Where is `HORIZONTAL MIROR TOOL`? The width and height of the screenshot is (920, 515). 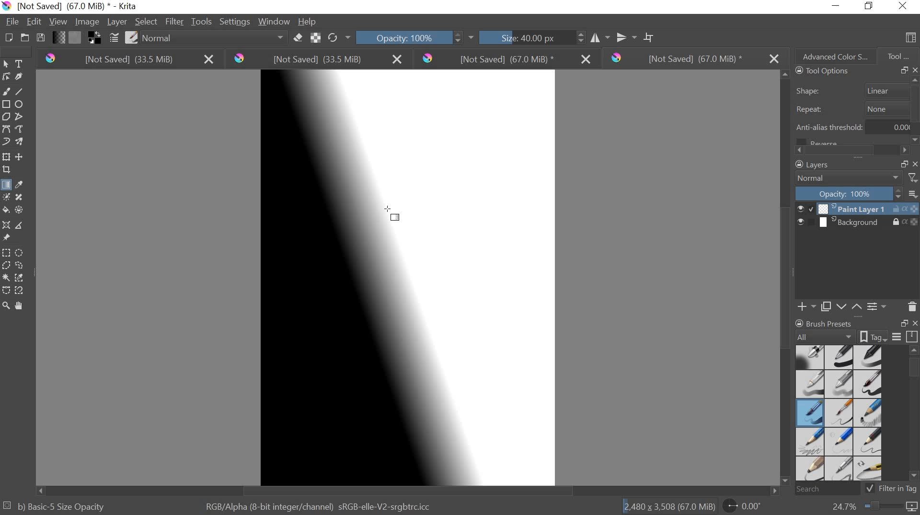
HORIZONTAL MIROR TOOL is located at coordinates (586, 36).